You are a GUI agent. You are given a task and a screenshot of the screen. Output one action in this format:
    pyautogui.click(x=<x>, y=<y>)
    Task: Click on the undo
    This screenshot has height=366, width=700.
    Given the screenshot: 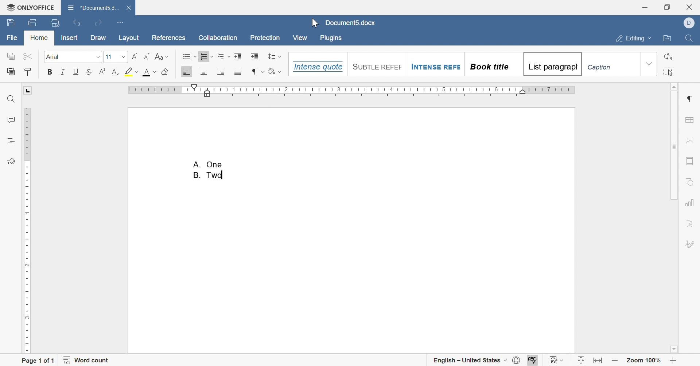 What is the action you would take?
    pyautogui.click(x=78, y=23)
    